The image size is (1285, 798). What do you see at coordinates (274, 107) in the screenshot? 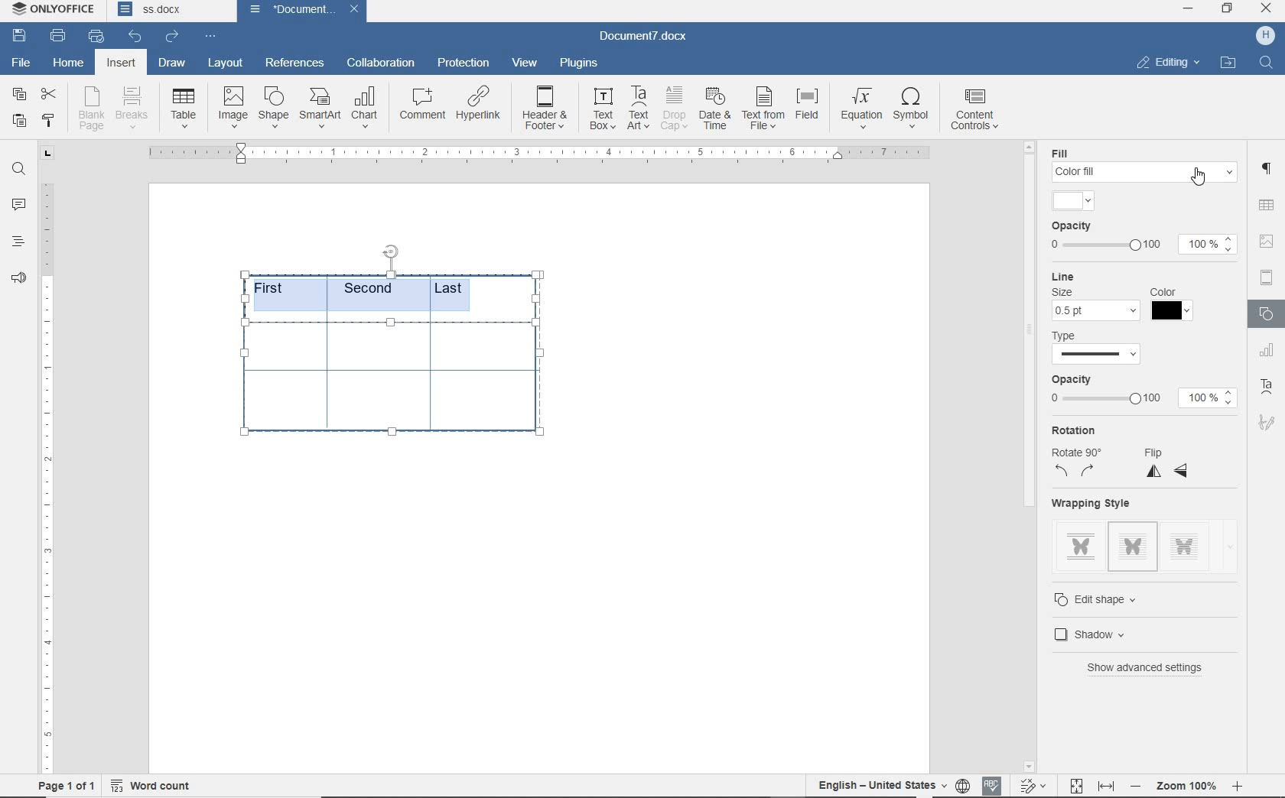
I see `shape` at bounding box center [274, 107].